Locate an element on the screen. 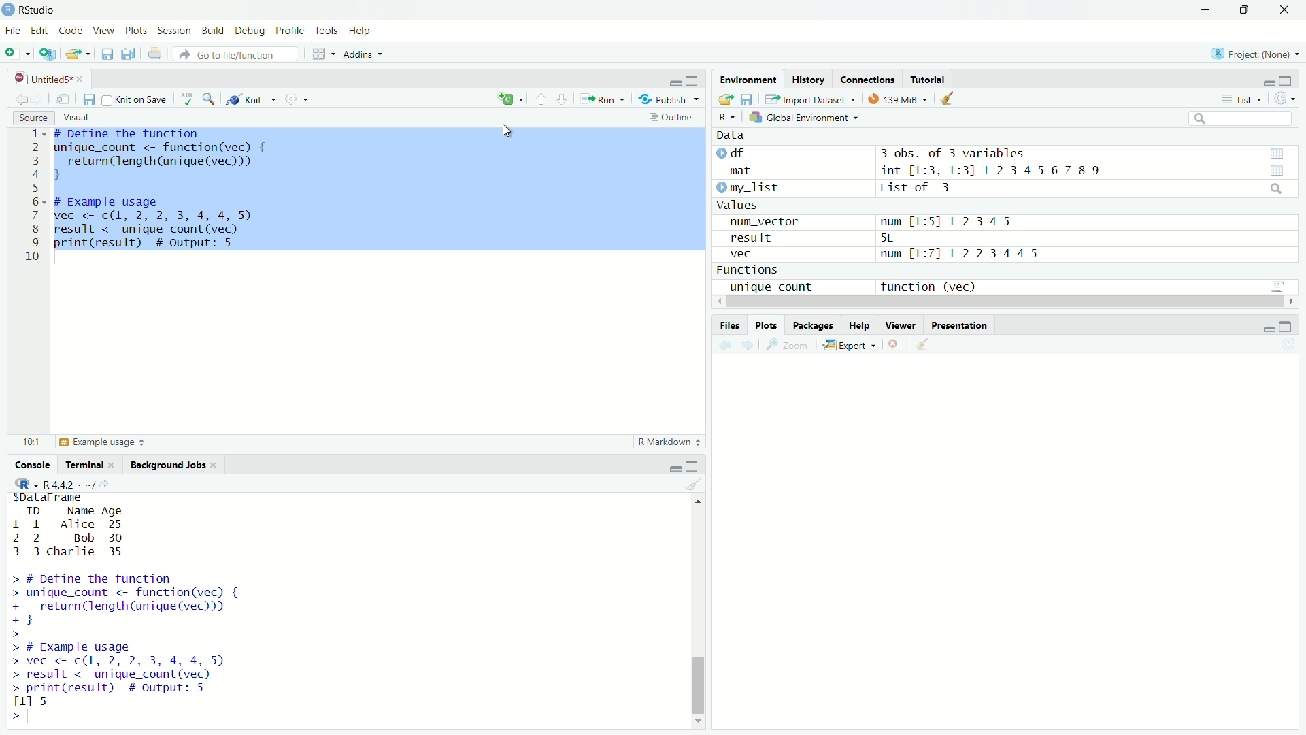  maximize is located at coordinates (692, 466).